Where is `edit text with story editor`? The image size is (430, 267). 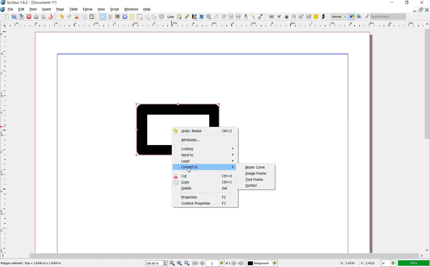 edit text with story editor is located at coordinates (224, 17).